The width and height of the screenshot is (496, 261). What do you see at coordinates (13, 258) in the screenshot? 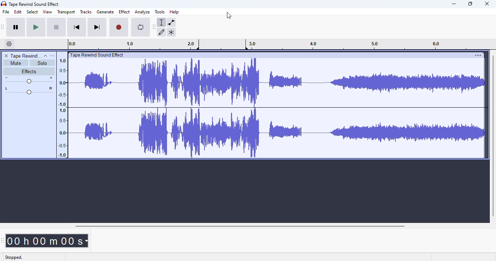
I see `stopped` at bounding box center [13, 258].